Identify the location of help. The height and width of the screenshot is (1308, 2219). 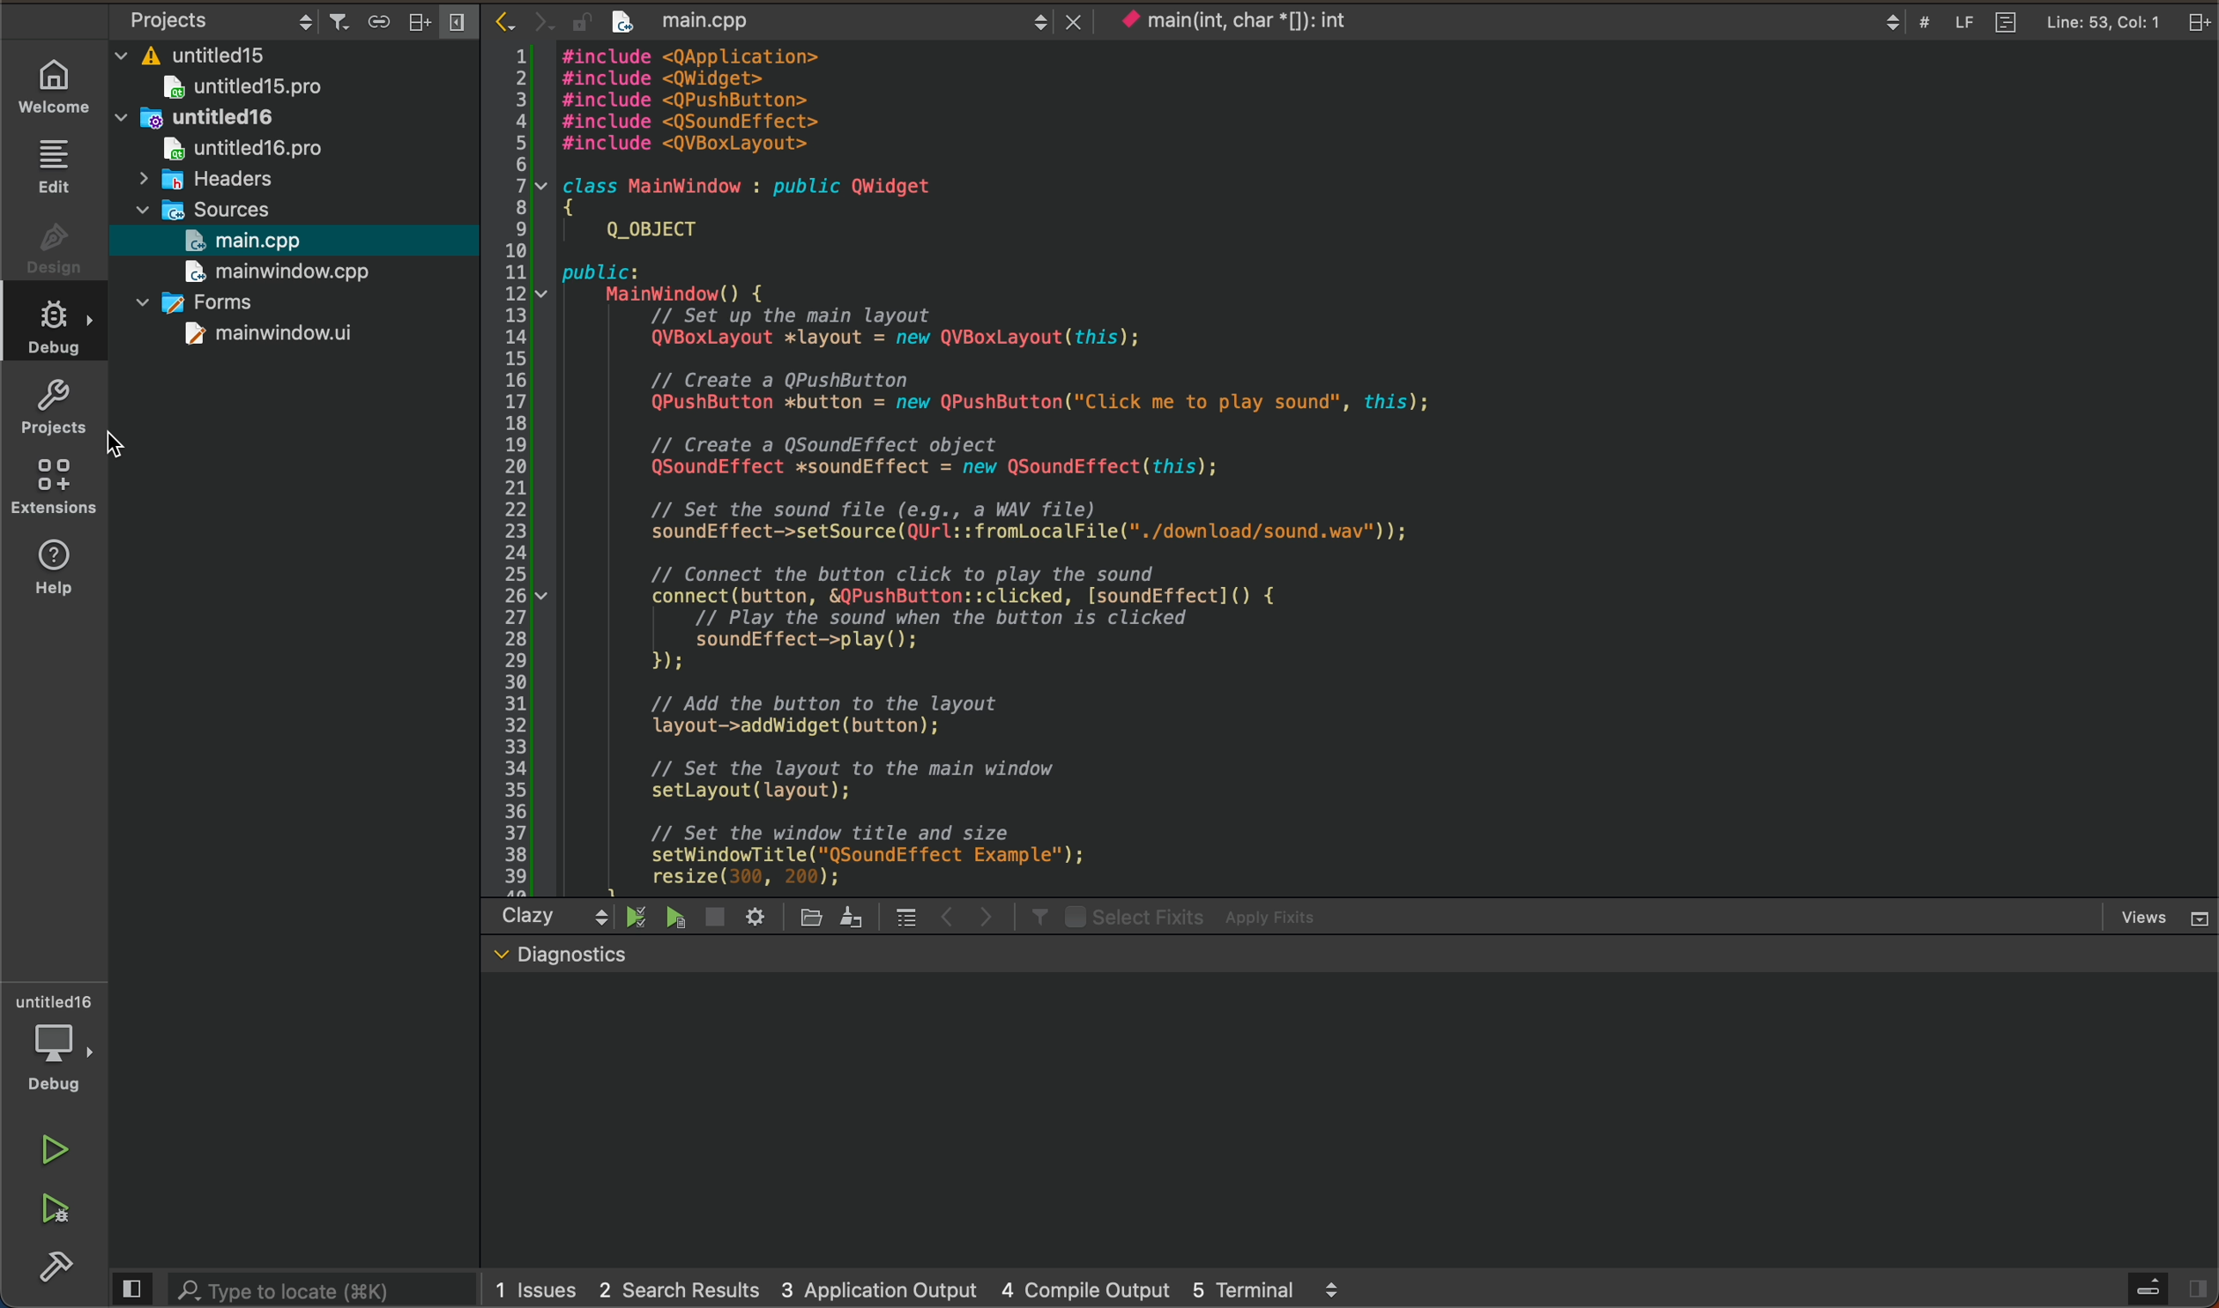
(49, 569).